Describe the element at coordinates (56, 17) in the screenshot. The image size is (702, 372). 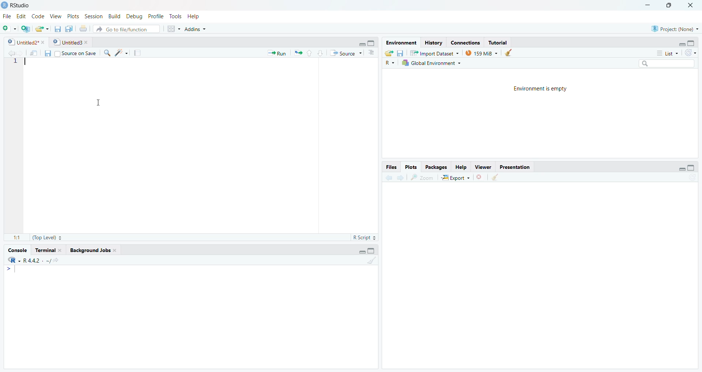
I see `View` at that location.